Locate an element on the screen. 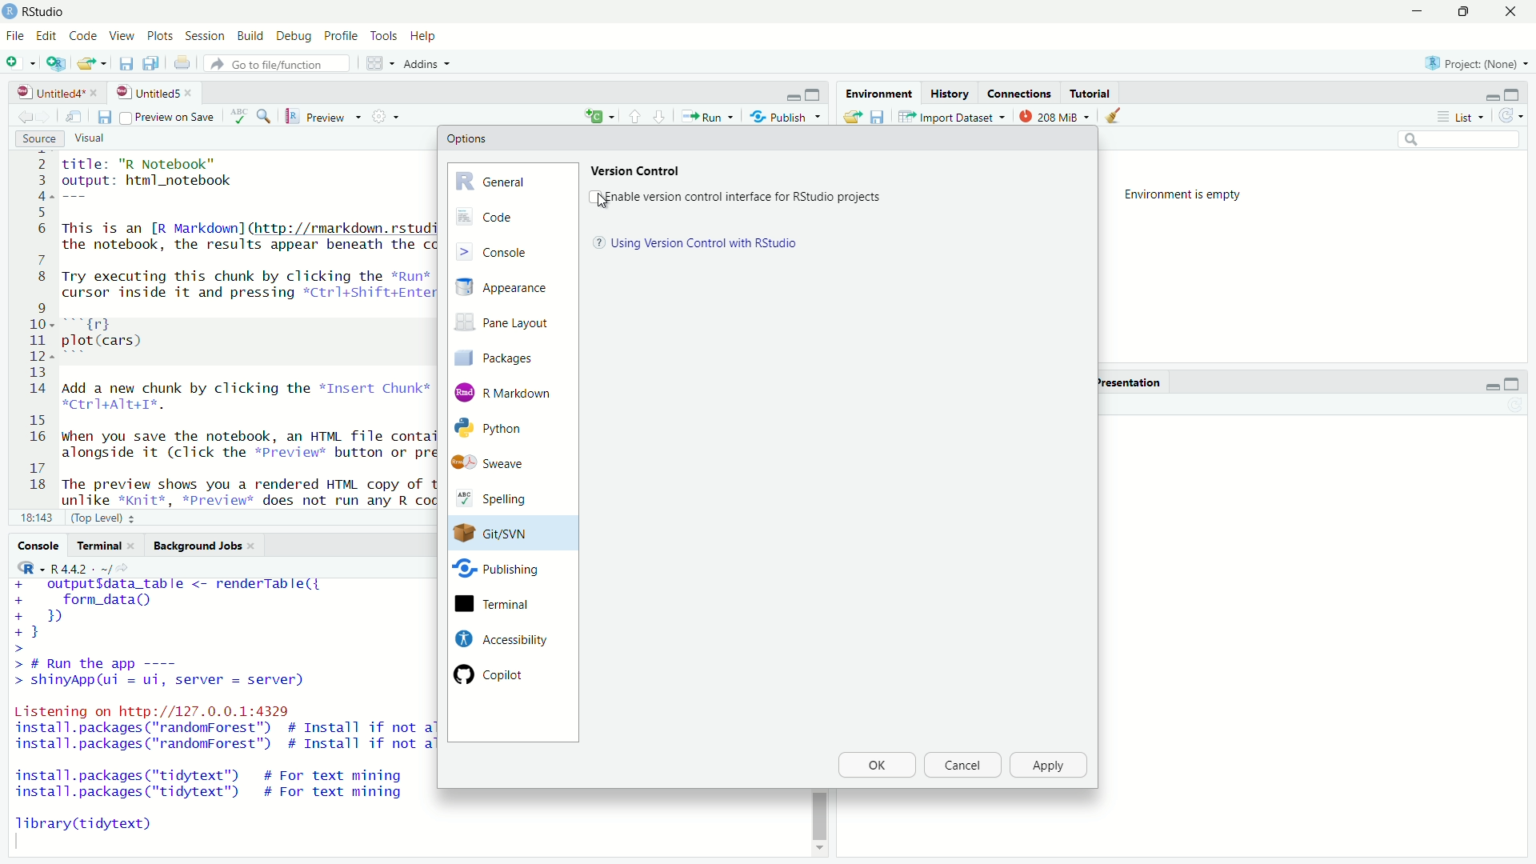 This screenshot has height=864, width=1536. Terminal is located at coordinates (106, 546).